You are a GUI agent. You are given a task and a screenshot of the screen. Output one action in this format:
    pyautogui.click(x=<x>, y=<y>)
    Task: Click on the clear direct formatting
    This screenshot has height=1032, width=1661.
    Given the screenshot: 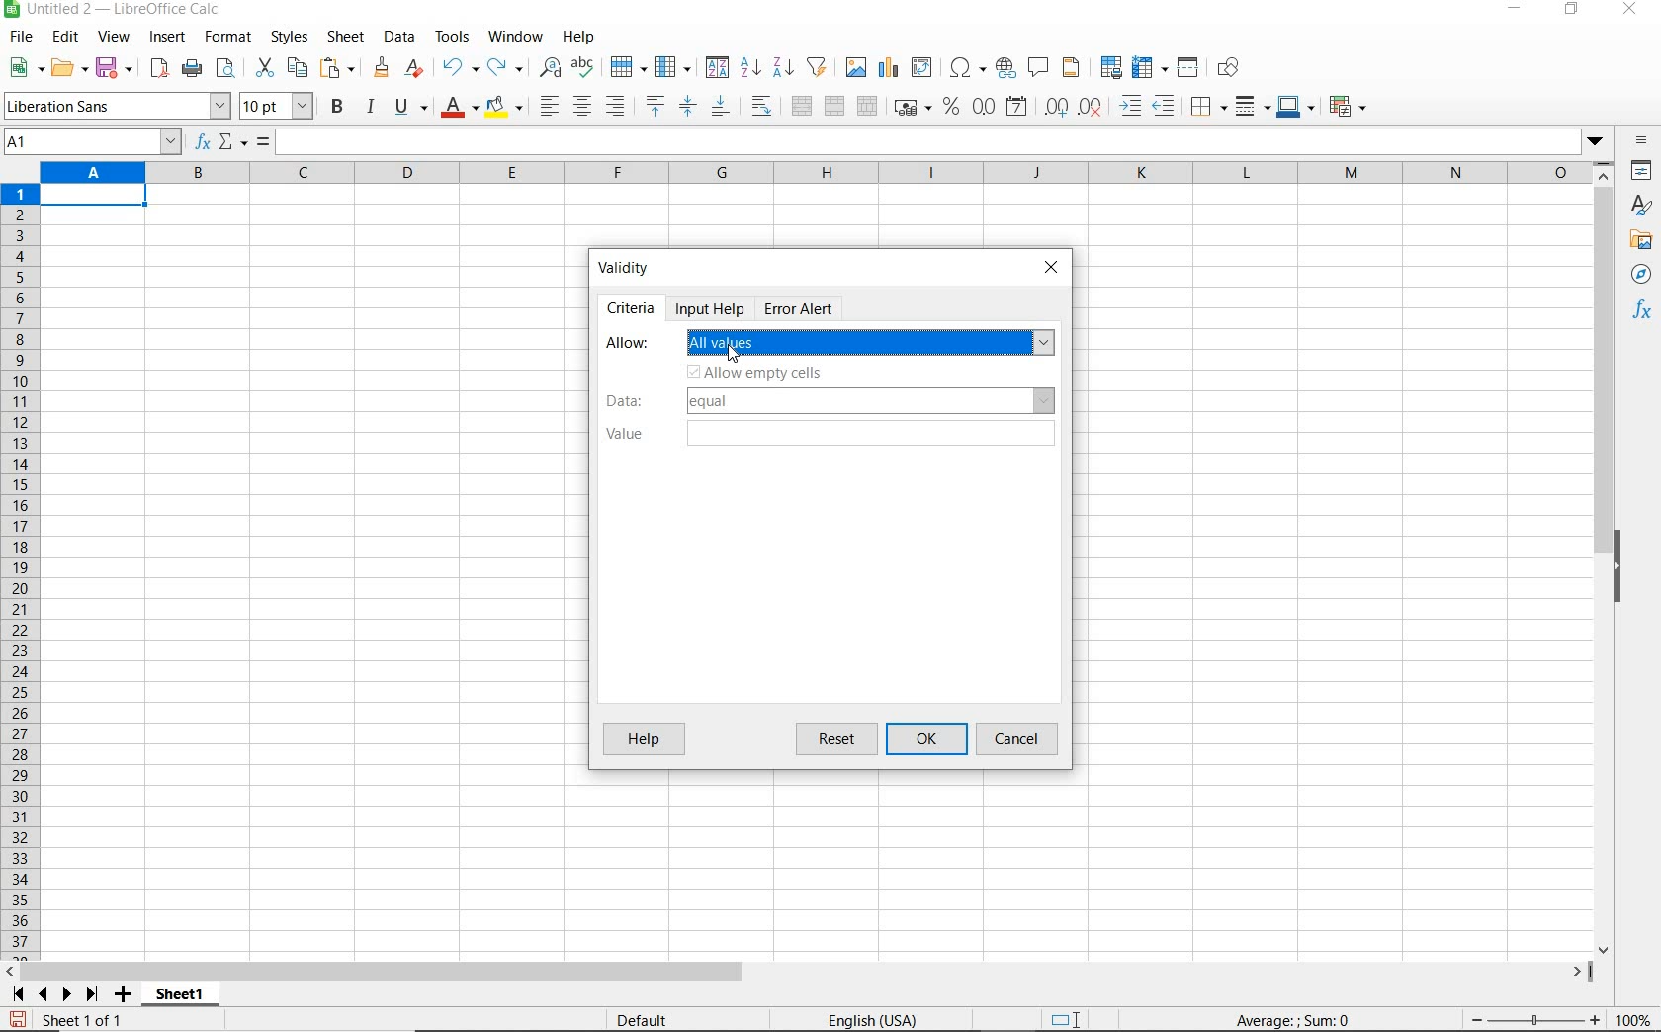 What is the action you would take?
    pyautogui.click(x=416, y=68)
    